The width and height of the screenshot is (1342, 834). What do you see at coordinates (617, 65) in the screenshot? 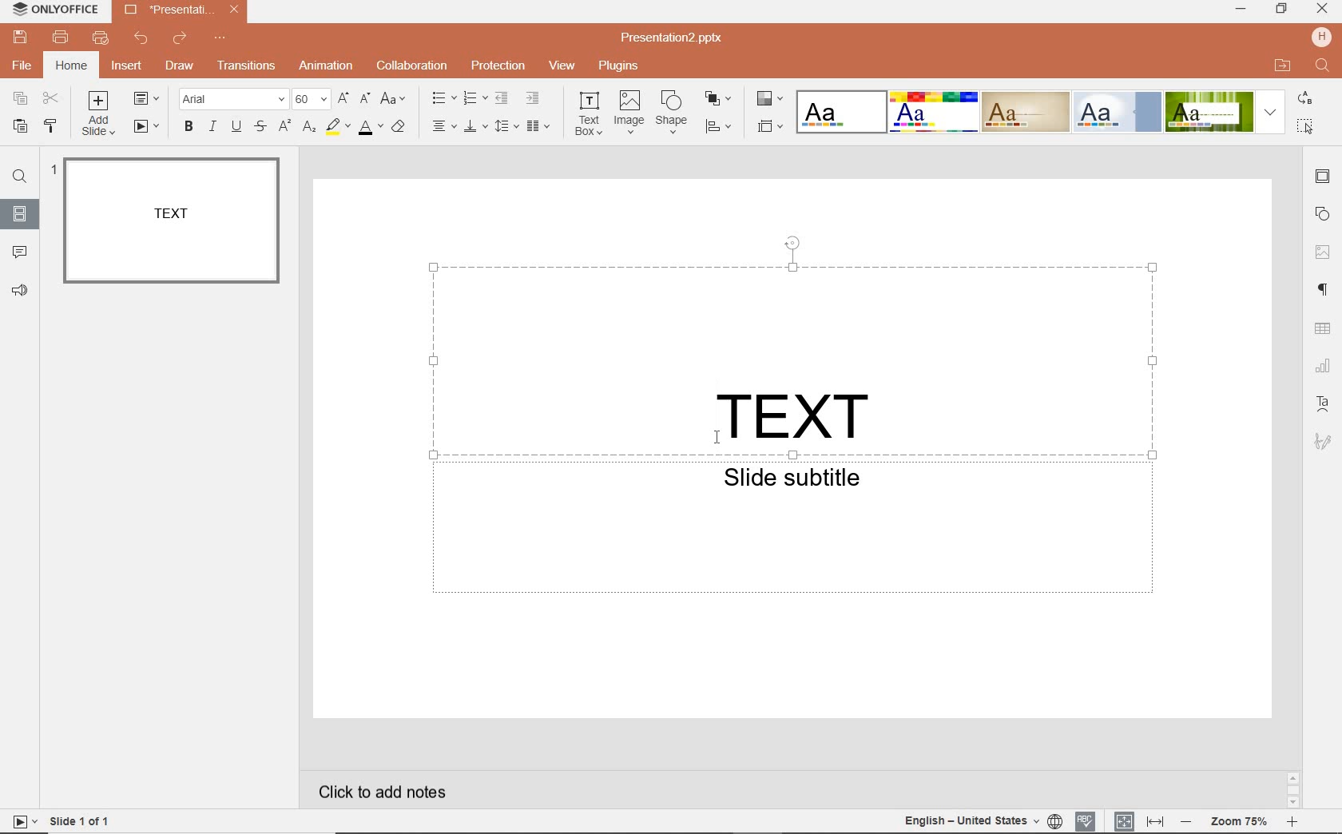
I see `PLUGINS` at bounding box center [617, 65].